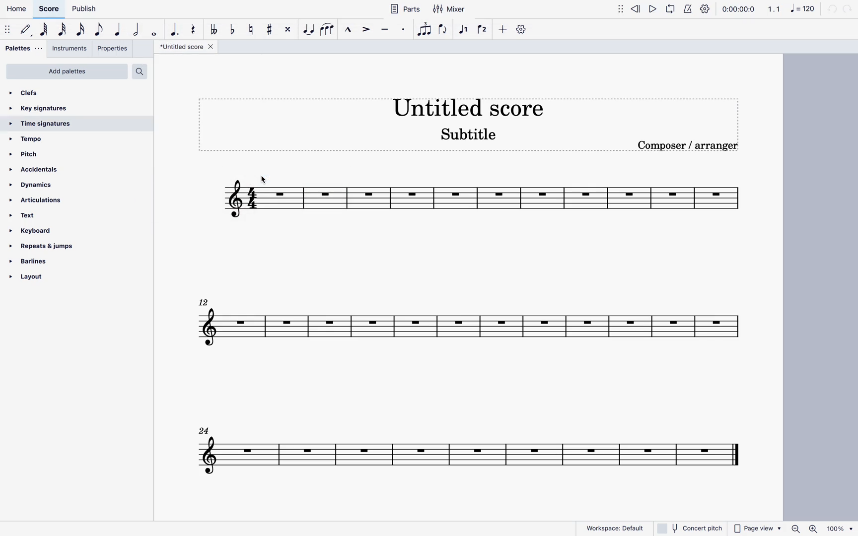  What do you see at coordinates (140, 72) in the screenshot?
I see `search` at bounding box center [140, 72].